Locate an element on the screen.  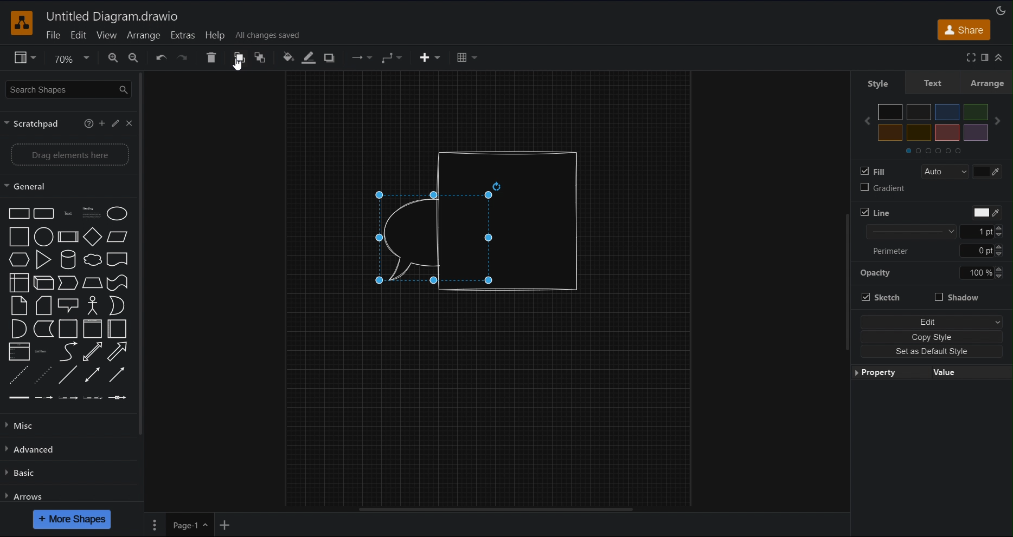
Dotted line is located at coordinates (43, 375).